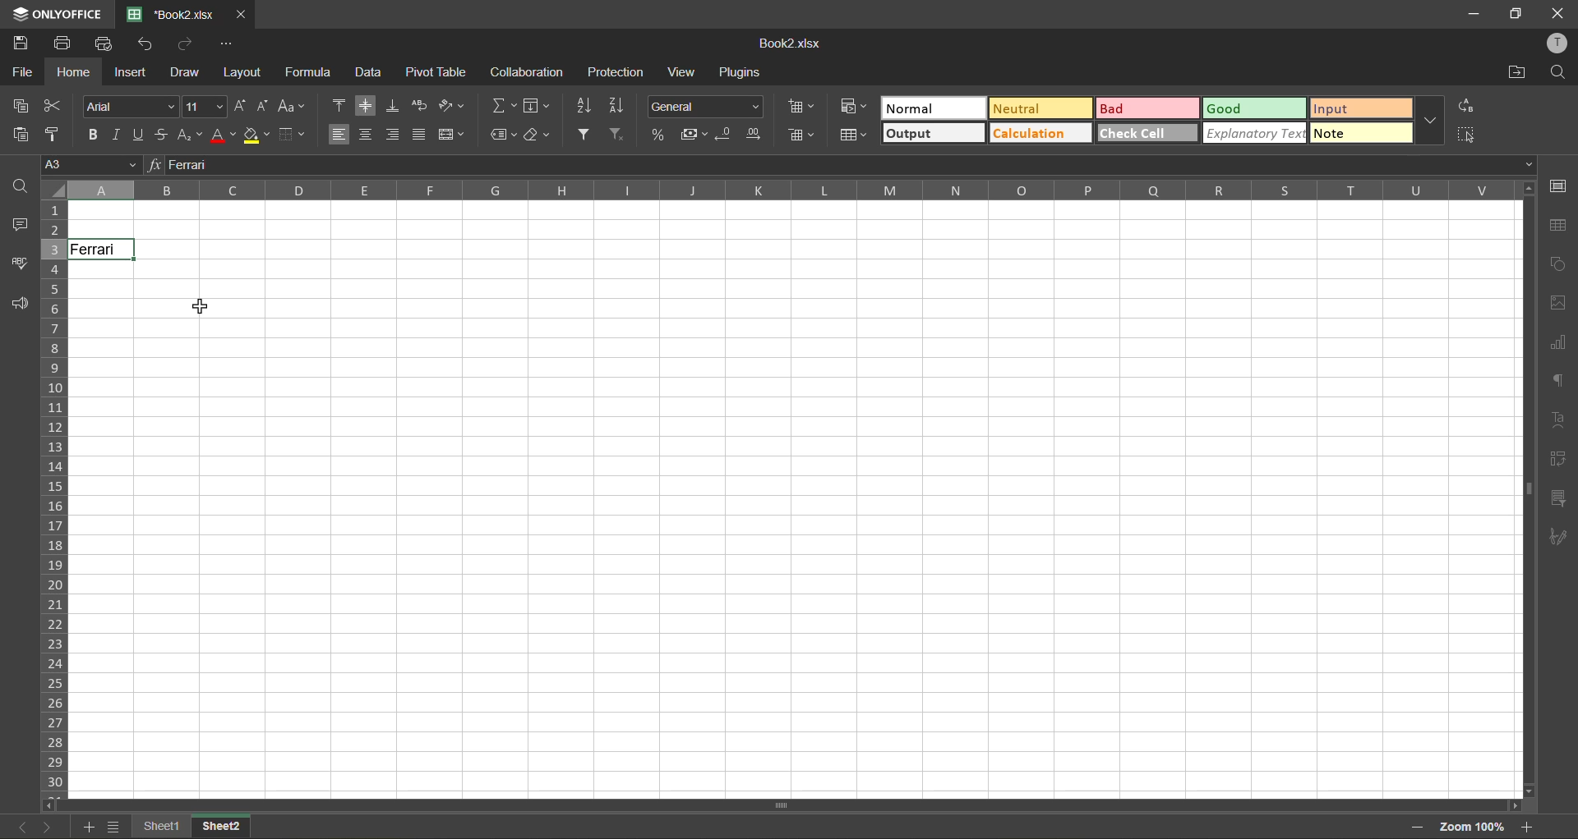 This screenshot has width=1578, height=839. I want to click on align right, so click(394, 135).